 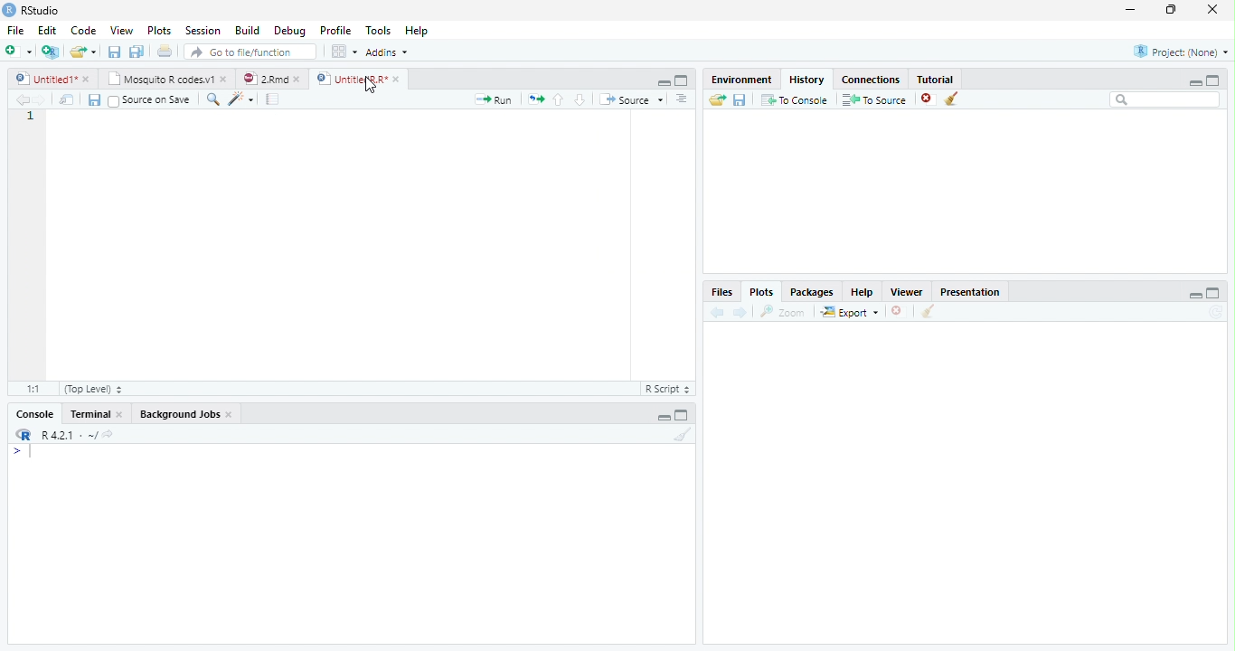 What do you see at coordinates (378, 29) in the screenshot?
I see `Tools` at bounding box center [378, 29].